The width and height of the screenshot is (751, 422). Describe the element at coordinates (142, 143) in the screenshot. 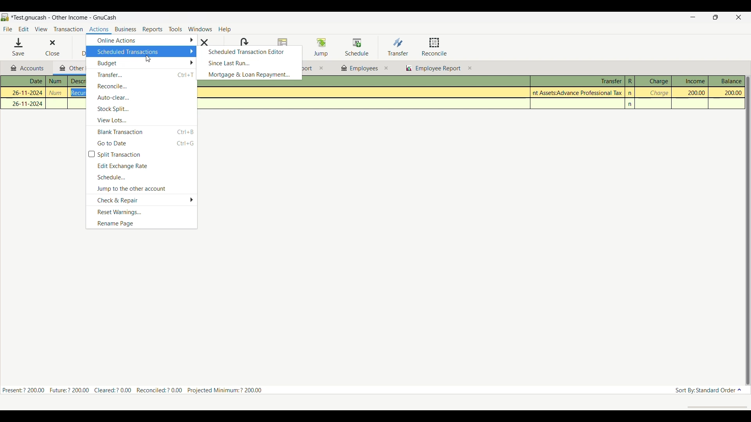

I see `Go to date` at that location.